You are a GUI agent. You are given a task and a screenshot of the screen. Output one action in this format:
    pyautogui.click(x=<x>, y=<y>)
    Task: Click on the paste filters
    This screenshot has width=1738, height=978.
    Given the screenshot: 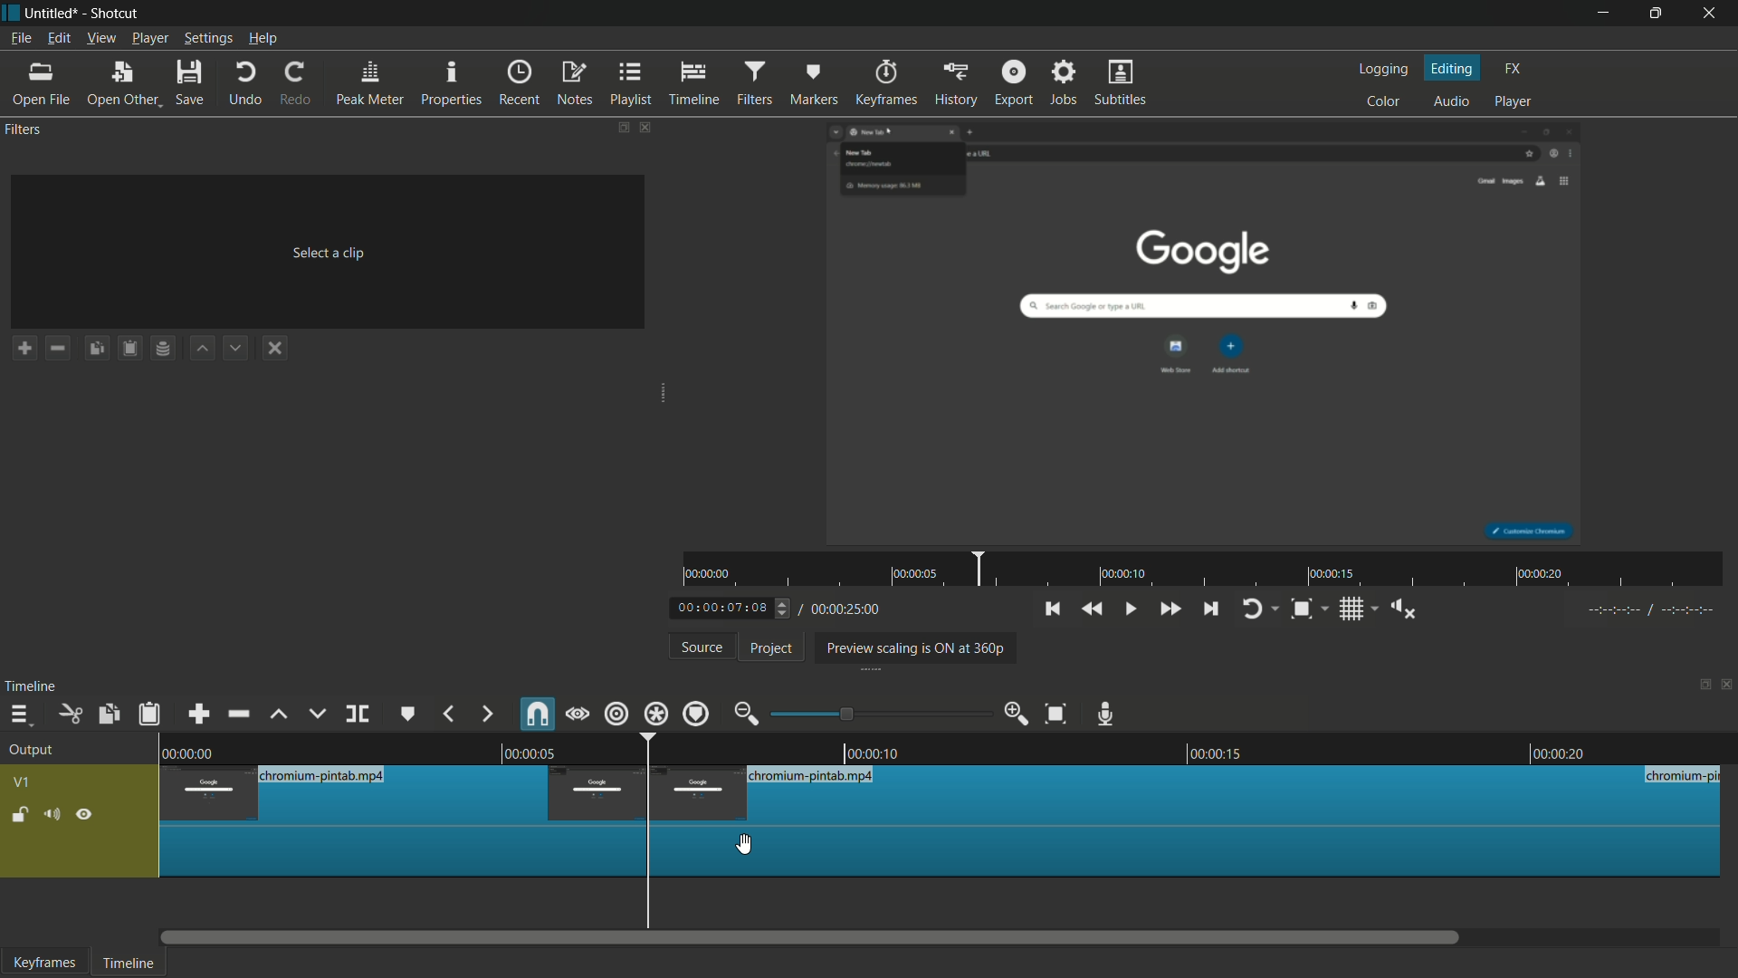 What is the action you would take?
    pyautogui.click(x=131, y=348)
    